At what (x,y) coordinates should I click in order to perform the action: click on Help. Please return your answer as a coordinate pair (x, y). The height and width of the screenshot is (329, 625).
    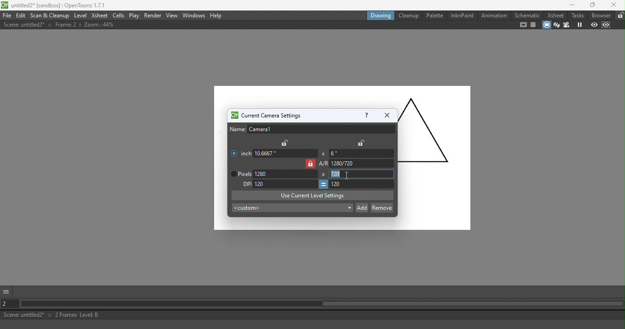
    Looking at the image, I should click on (217, 16).